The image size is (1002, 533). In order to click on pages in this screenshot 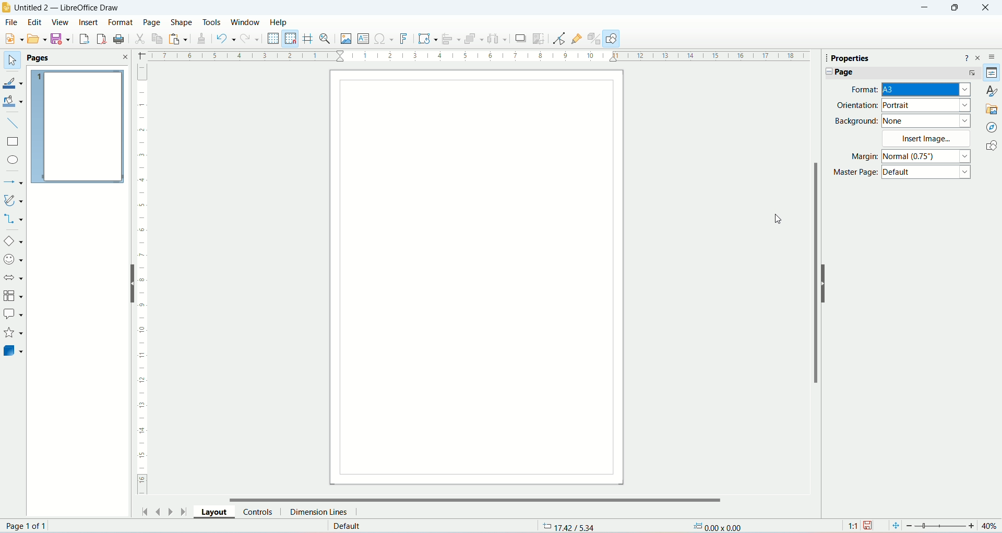, I will do `click(78, 122)`.